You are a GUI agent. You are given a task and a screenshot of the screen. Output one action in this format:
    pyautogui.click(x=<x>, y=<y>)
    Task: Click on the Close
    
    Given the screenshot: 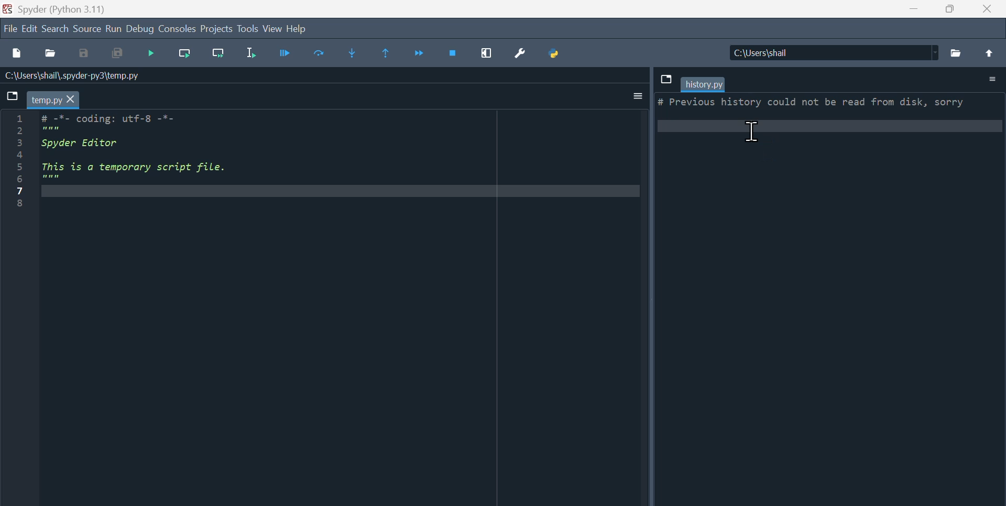 What is the action you would take?
    pyautogui.click(x=987, y=9)
    